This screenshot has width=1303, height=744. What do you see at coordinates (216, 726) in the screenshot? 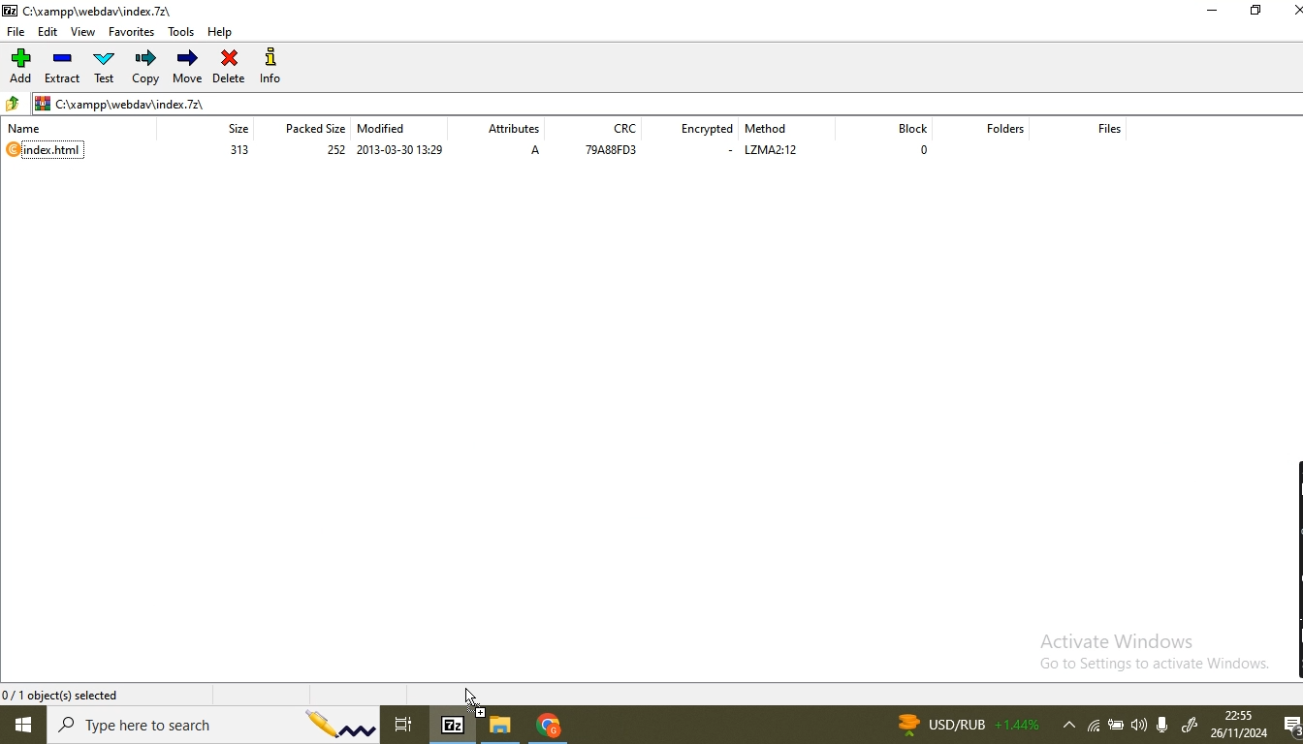
I see `search bar` at bounding box center [216, 726].